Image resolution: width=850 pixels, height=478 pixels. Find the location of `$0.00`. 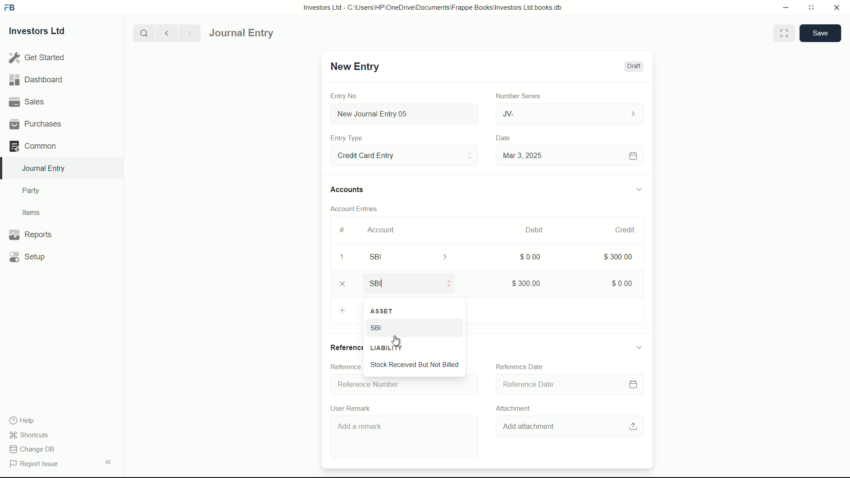

$0.00 is located at coordinates (526, 256).